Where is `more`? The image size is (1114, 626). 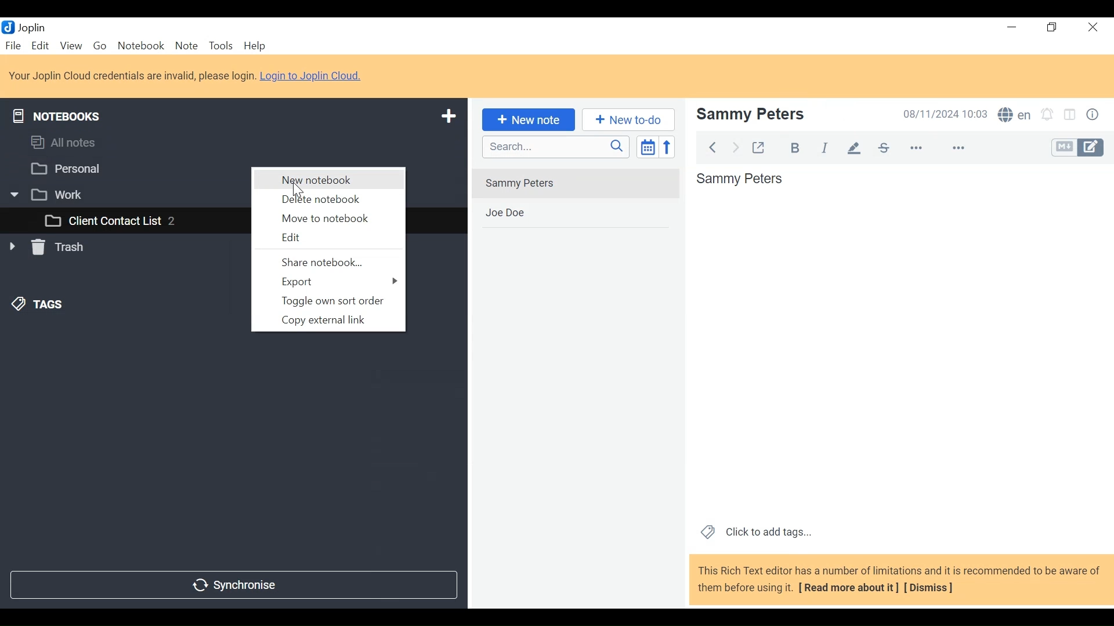
more is located at coordinates (937, 146).